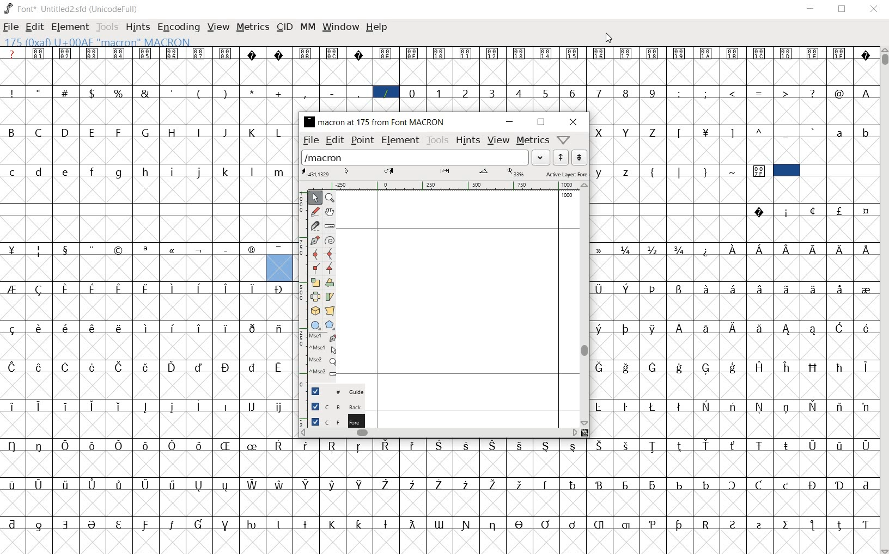 The height and width of the screenshot is (554, 889). What do you see at coordinates (707, 524) in the screenshot?
I see `Symbol` at bounding box center [707, 524].